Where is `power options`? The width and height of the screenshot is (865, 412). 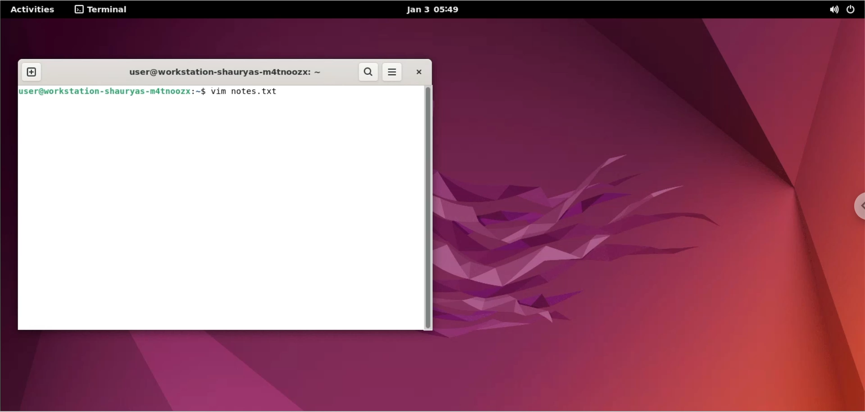
power options is located at coordinates (853, 11).